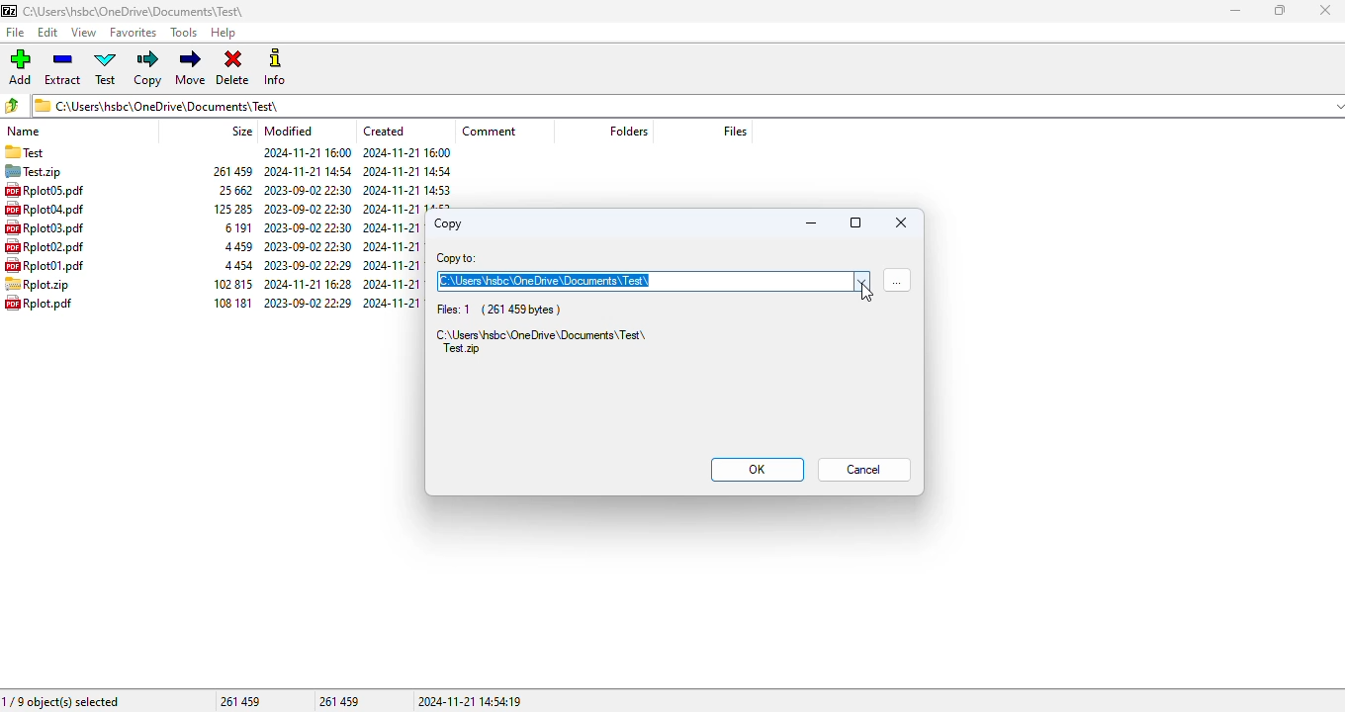 This screenshot has height=712, width=1345. I want to click on OK, so click(758, 470).